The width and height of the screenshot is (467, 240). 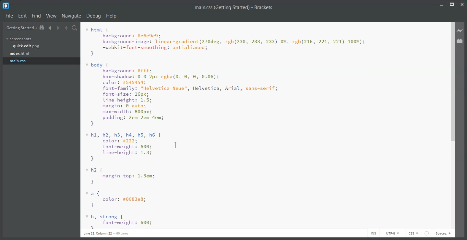 I want to click on Split editor vertically or Horizontally, so click(x=66, y=28).